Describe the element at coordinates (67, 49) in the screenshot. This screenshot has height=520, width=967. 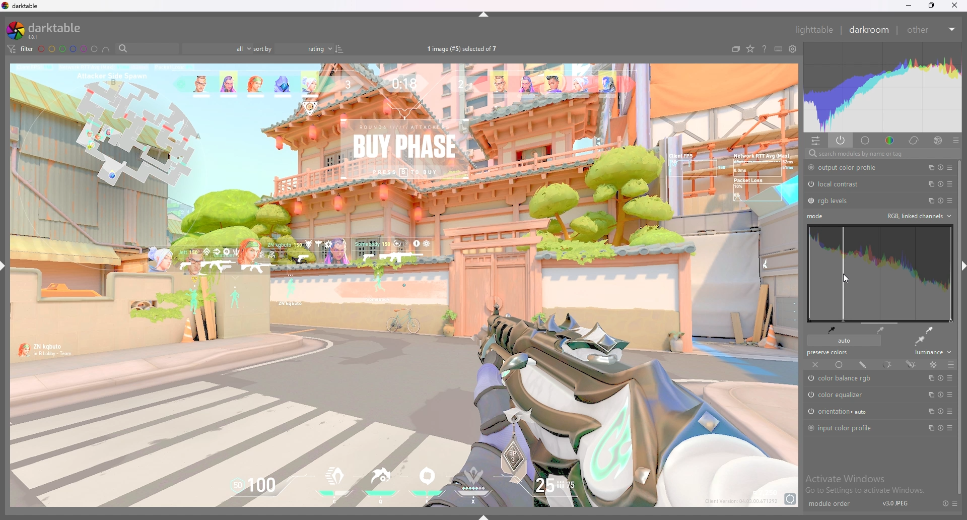
I see `color labels` at that location.